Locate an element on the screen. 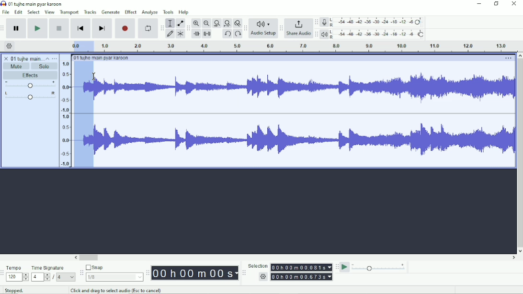 The width and height of the screenshot is (523, 294). File is located at coordinates (7, 12).